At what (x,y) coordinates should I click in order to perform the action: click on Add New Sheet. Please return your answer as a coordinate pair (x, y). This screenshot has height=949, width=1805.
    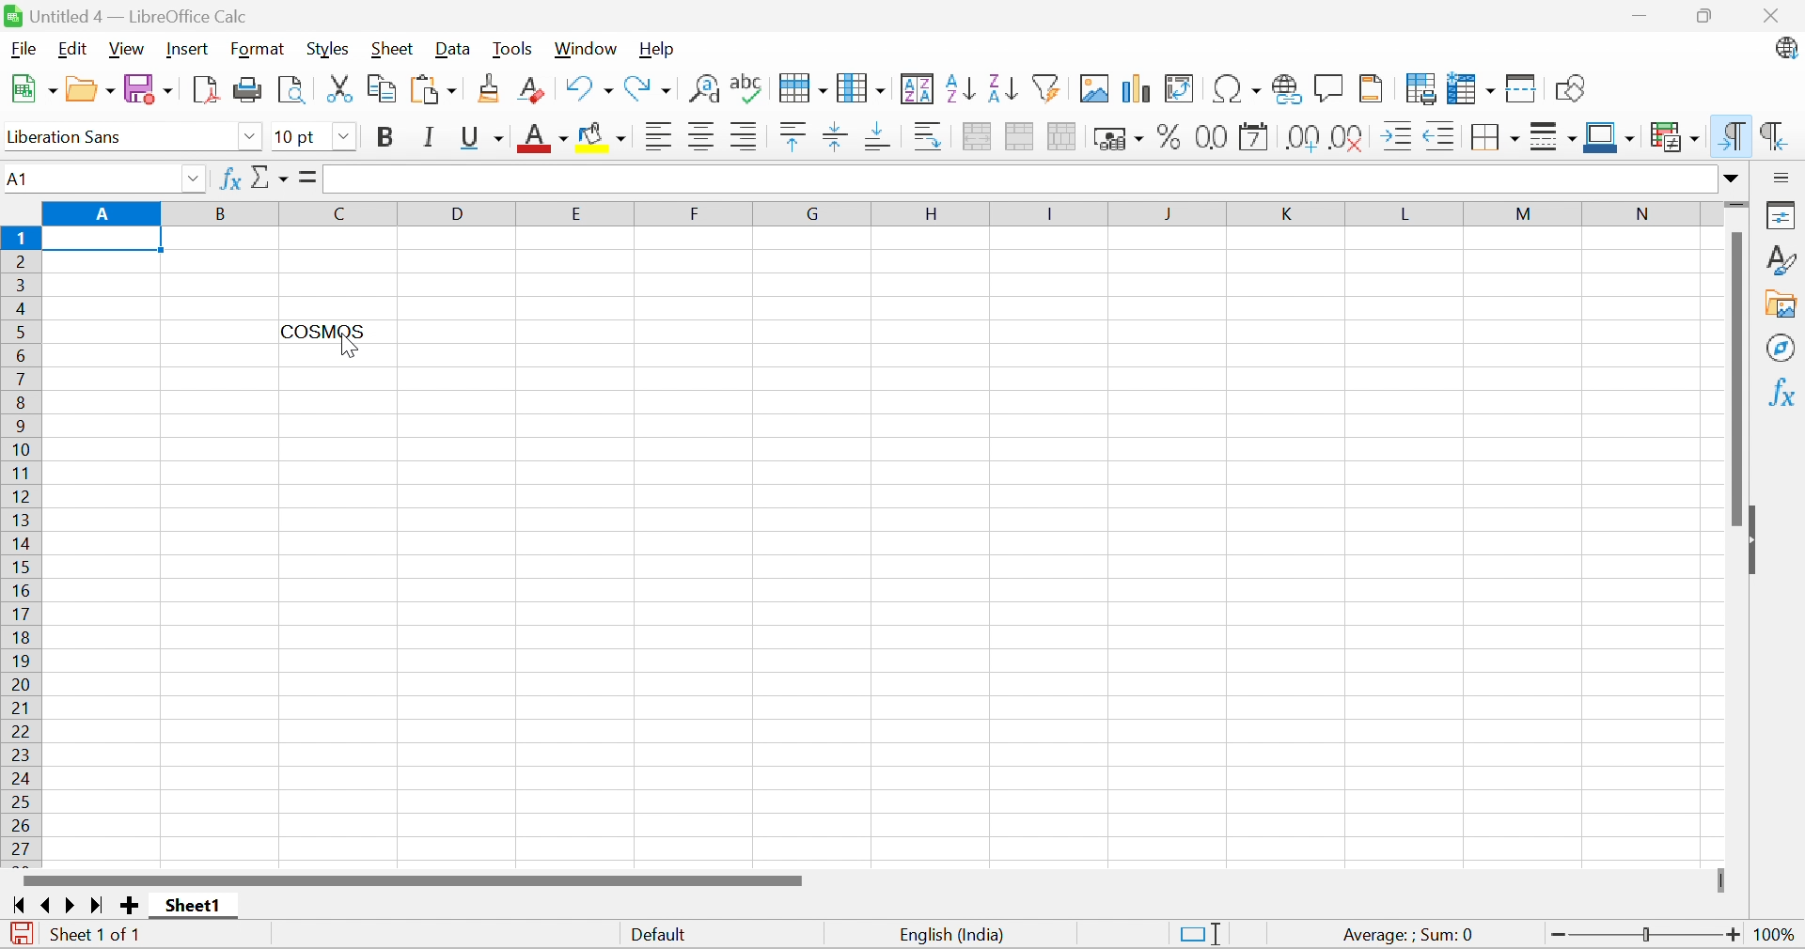
    Looking at the image, I should click on (131, 907).